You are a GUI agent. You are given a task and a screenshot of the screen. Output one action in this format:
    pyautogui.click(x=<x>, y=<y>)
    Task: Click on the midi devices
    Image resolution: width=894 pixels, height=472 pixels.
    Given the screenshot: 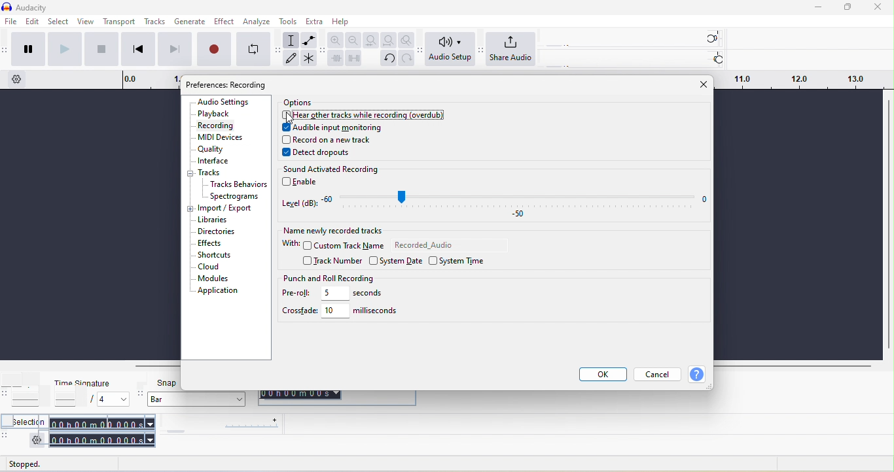 What is the action you would take?
    pyautogui.click(x=219, y=137)
    